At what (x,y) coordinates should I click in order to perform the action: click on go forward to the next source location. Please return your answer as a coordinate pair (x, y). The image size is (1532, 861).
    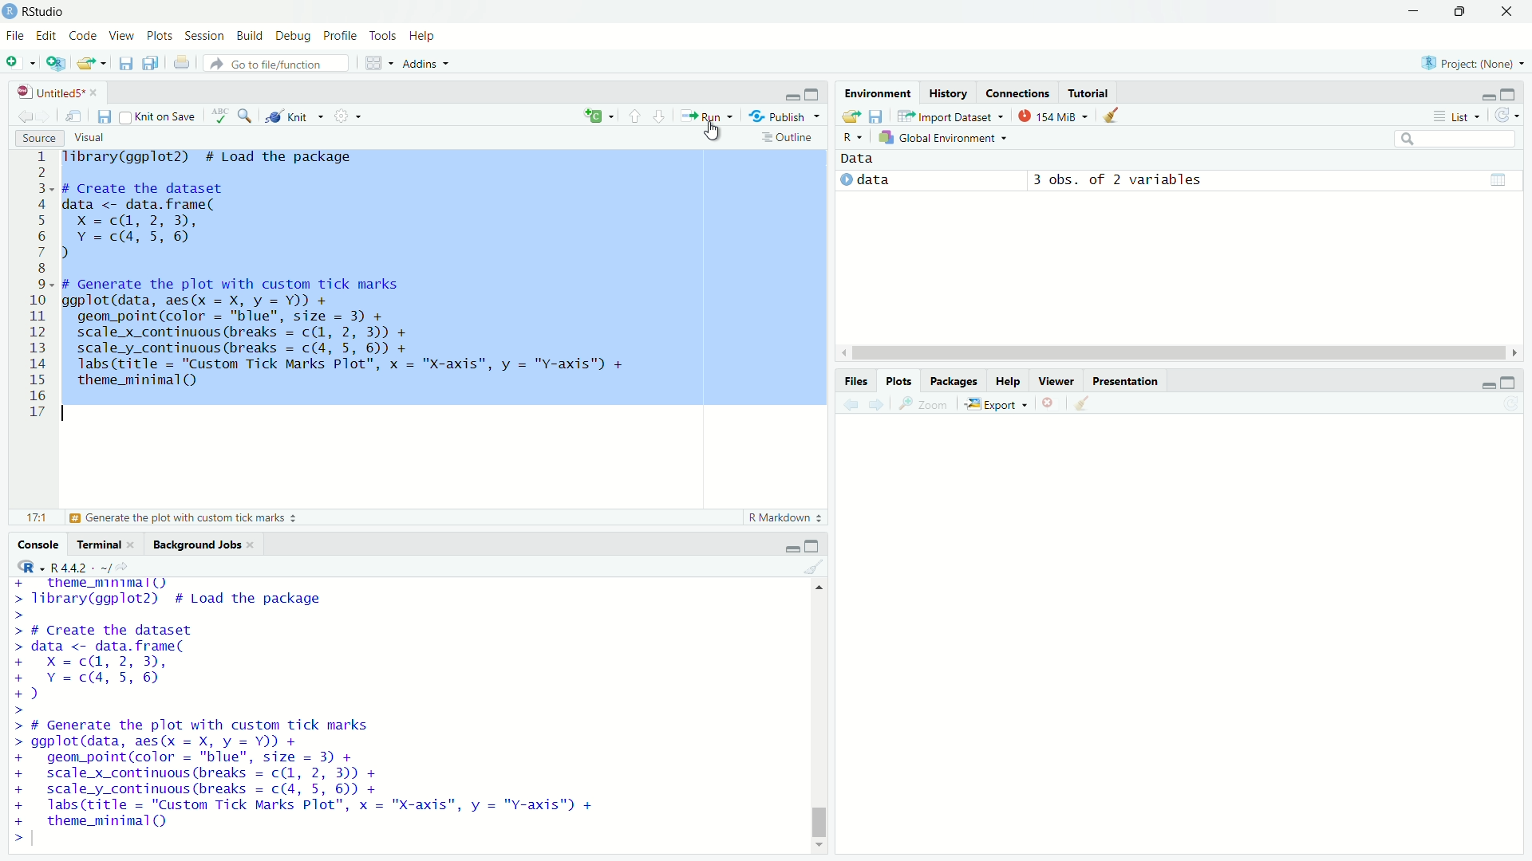
    Looking at the image, I should click on (48, 116).